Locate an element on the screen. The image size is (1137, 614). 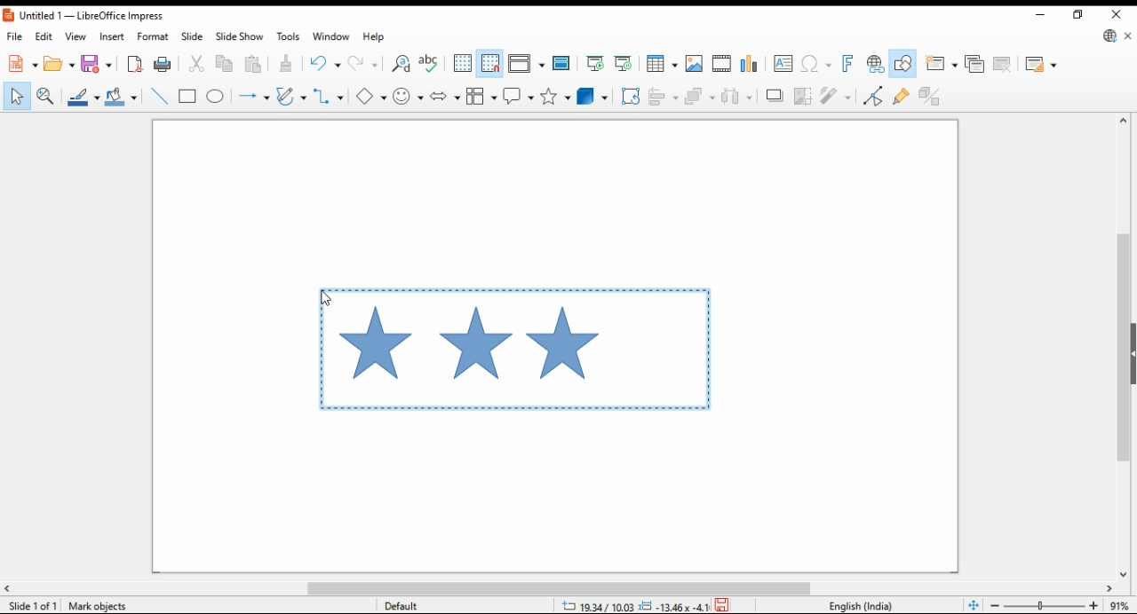
curves and polygons is located at coordinates (291, 95).